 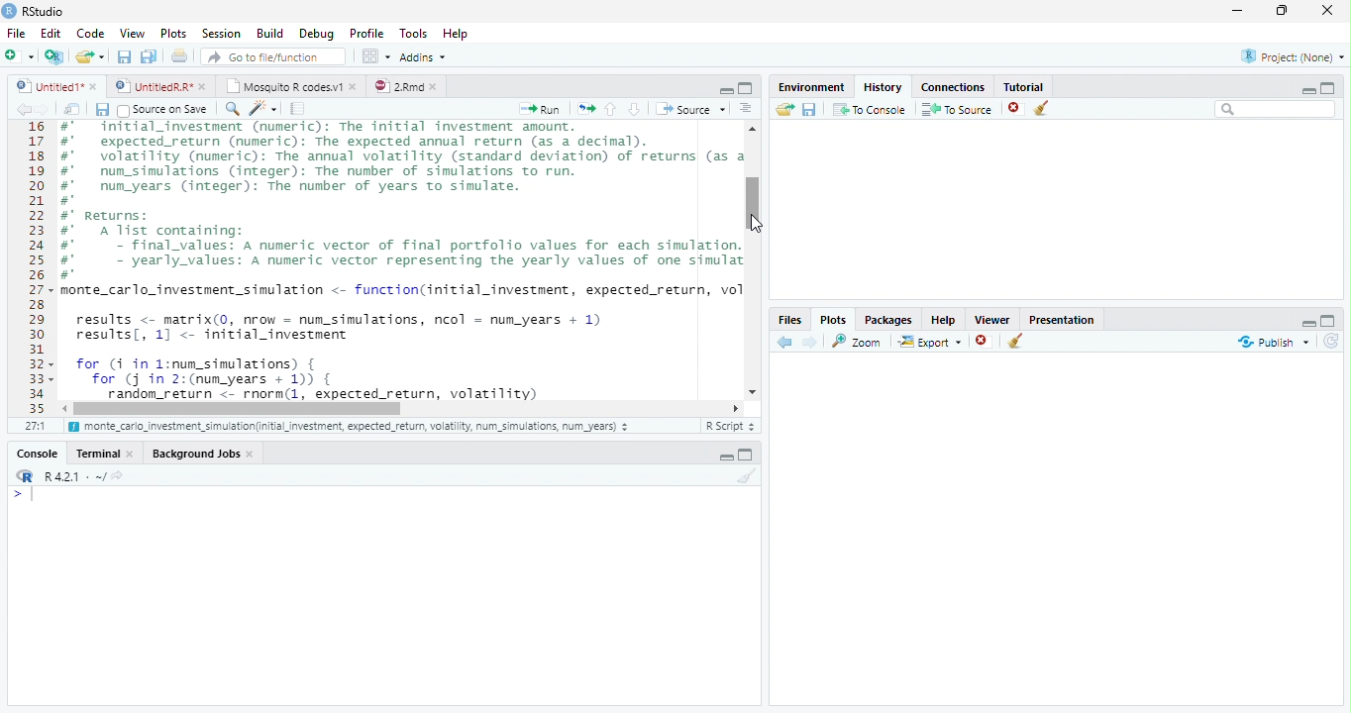 I want to click on RStudio, so click(x=34, y=11).